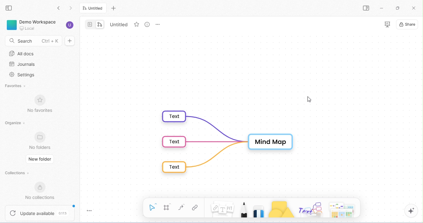 The image size is (423, 223). Describe the element at coordinates (32, 41) in the screenshot. I see `search` at that location.